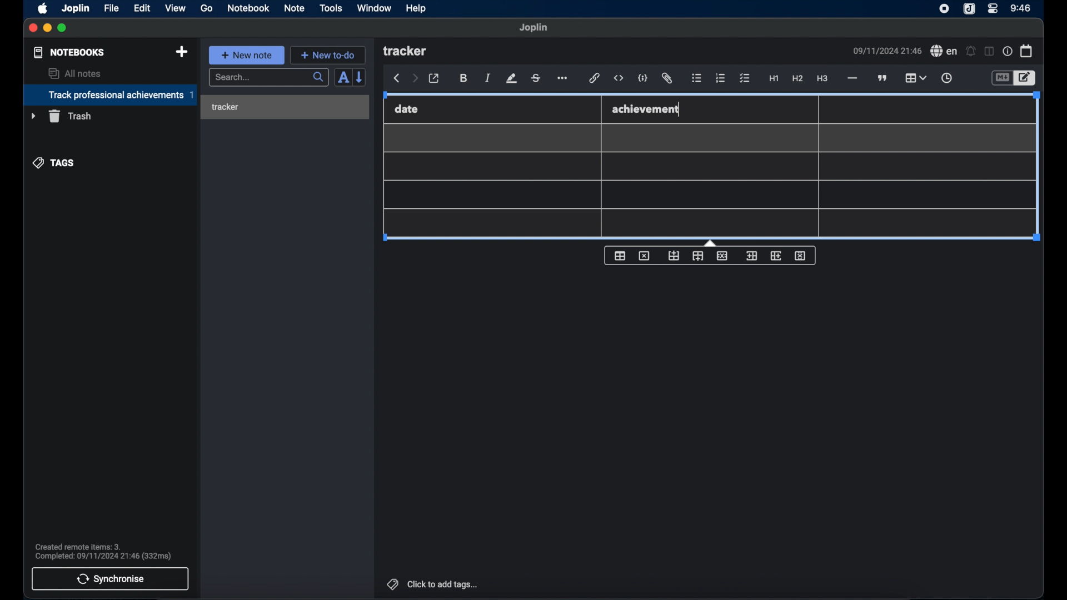 The height and width of the screenshot is (600, 1067). Describe the element at coordinates (969, 9) in the screenshot. I see `joplin` at that location.